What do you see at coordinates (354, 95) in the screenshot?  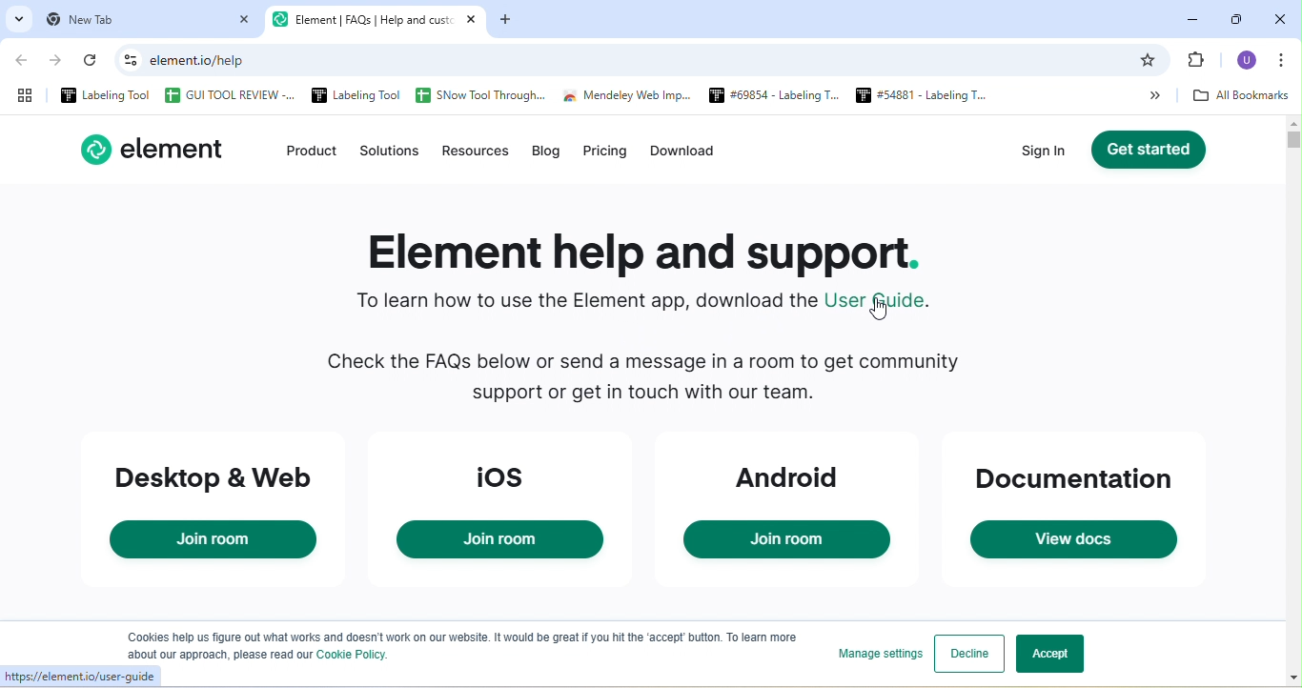 I see `Labeling Tool` at bounding box center [354, 95].